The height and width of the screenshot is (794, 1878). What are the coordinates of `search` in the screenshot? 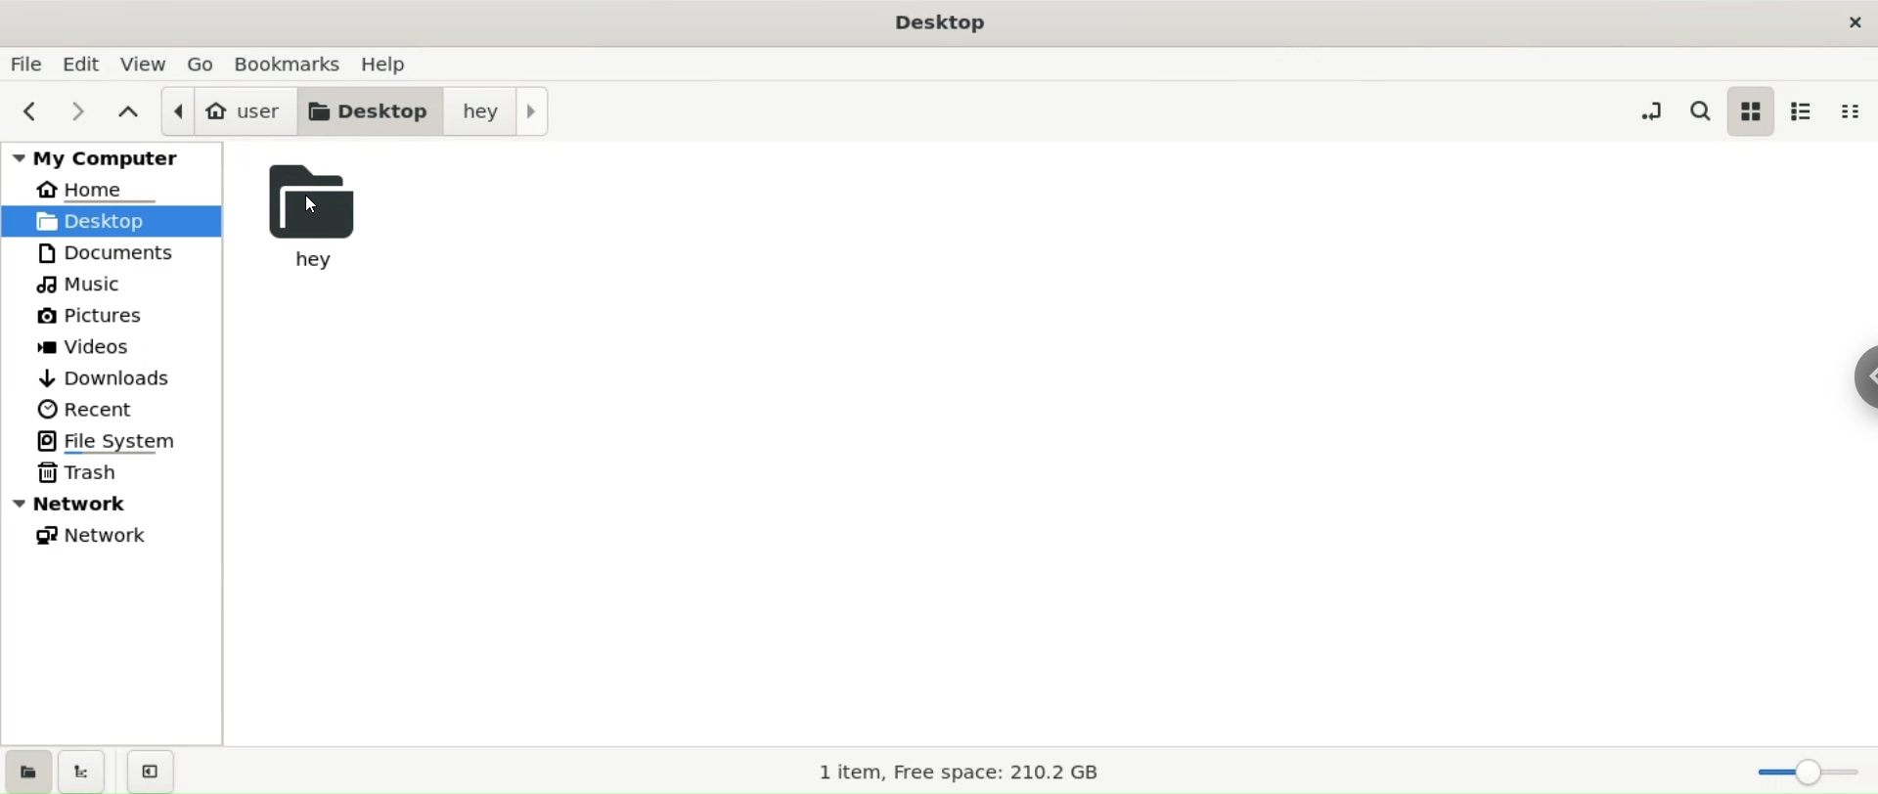 It's located at (1698, 111).